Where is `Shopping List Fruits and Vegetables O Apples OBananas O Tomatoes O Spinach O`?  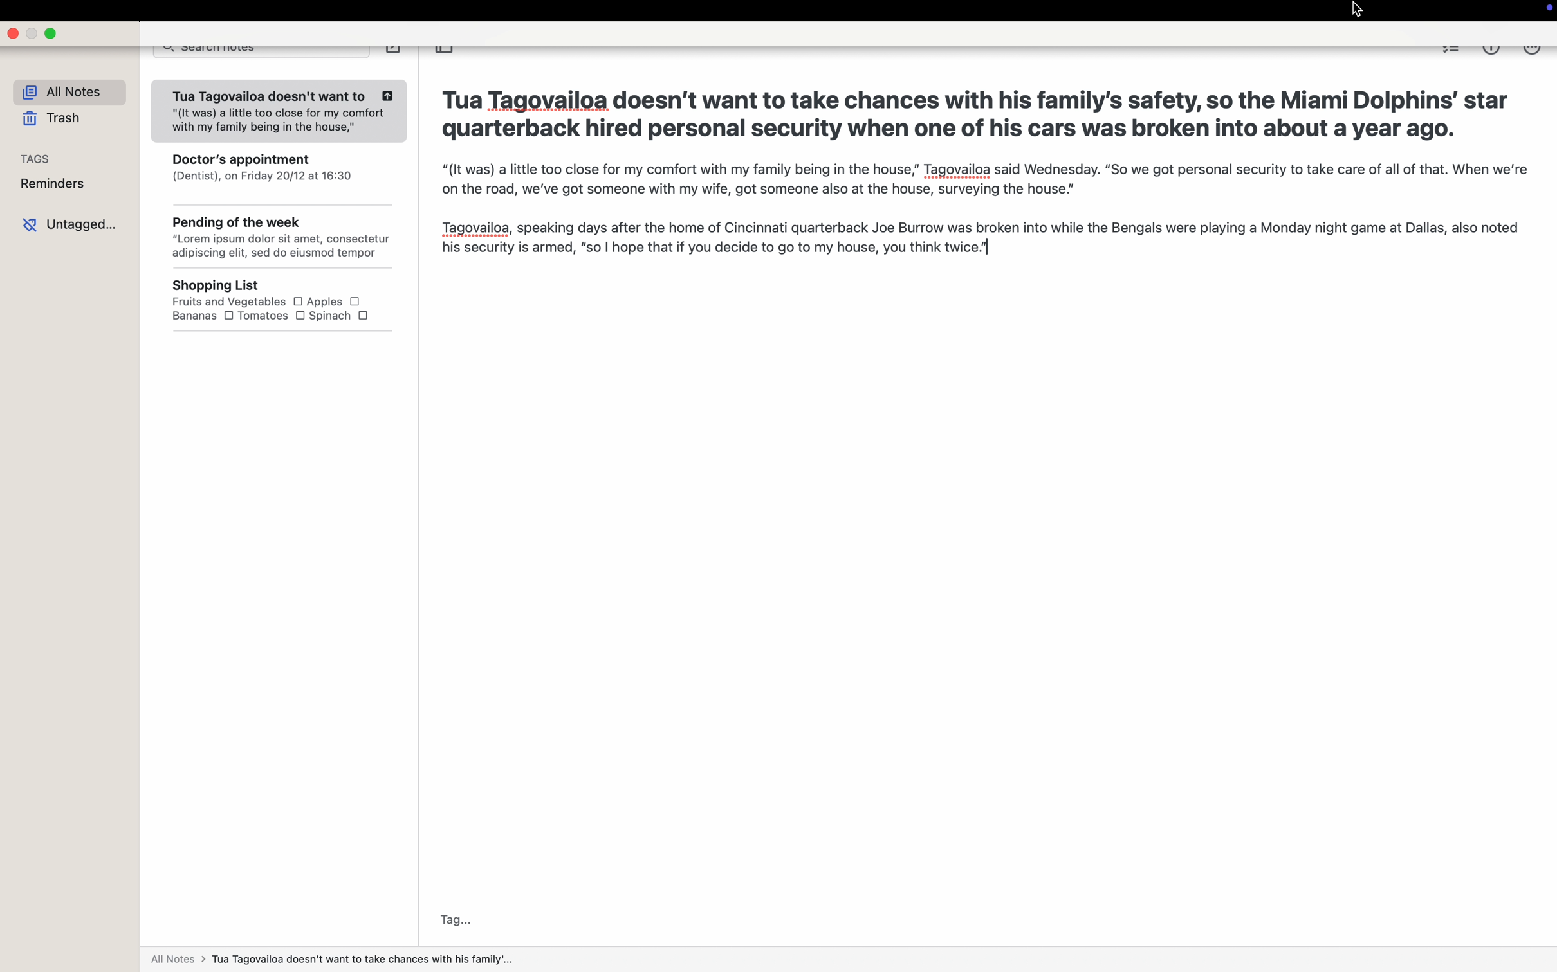 Shopping List Fruits and Vegetables O Apples OBananas O Tomatoes O Spinach O is located at coordinates (274, 307).